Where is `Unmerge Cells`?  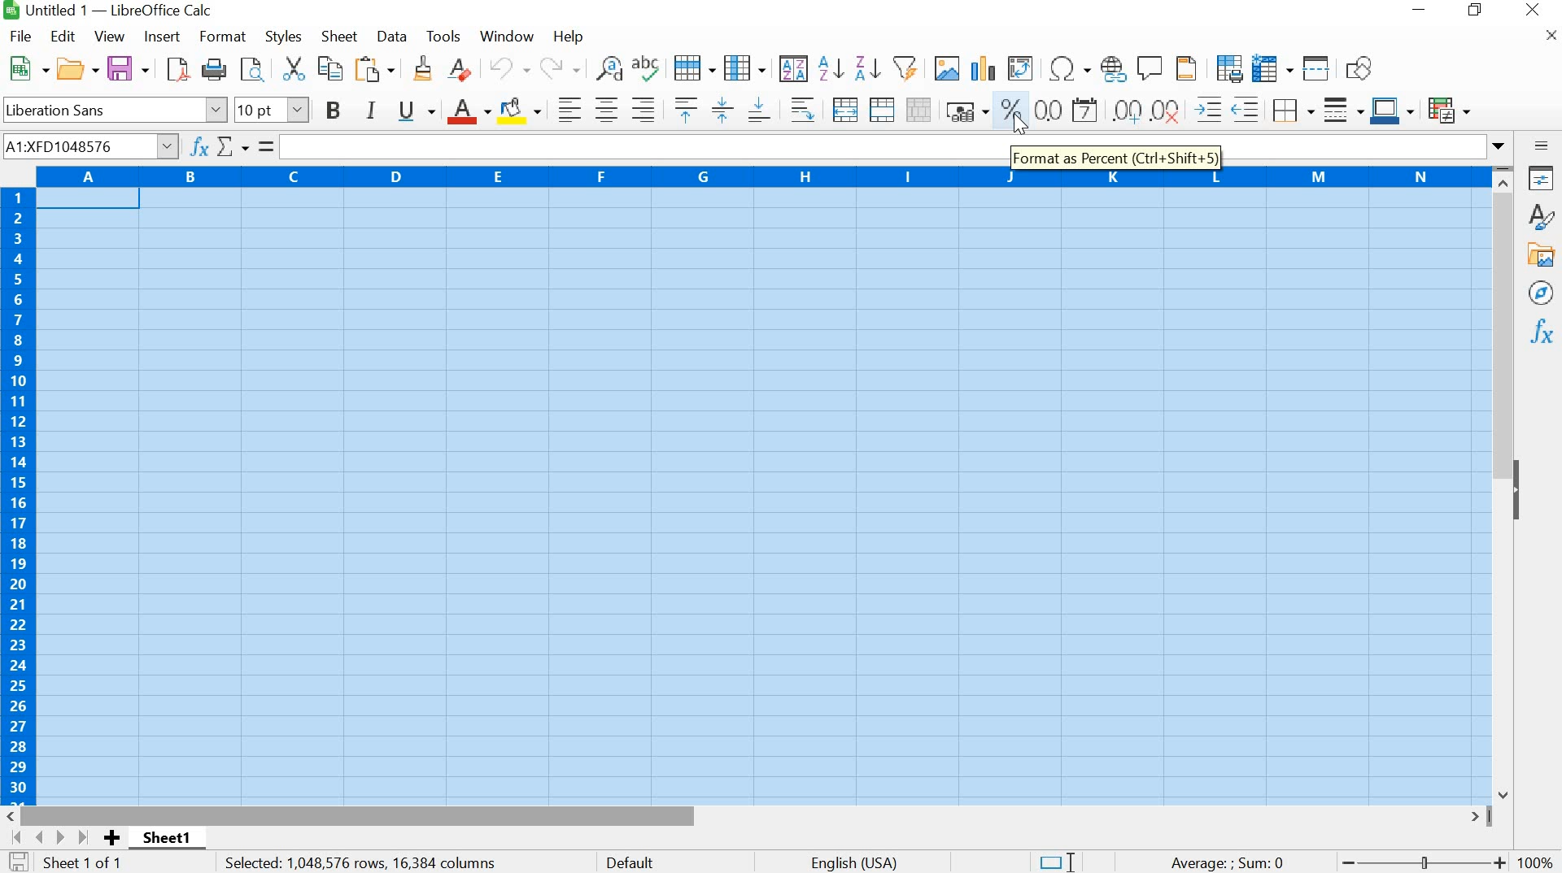 Unmerge Cells is located at coordinates (919, 108).